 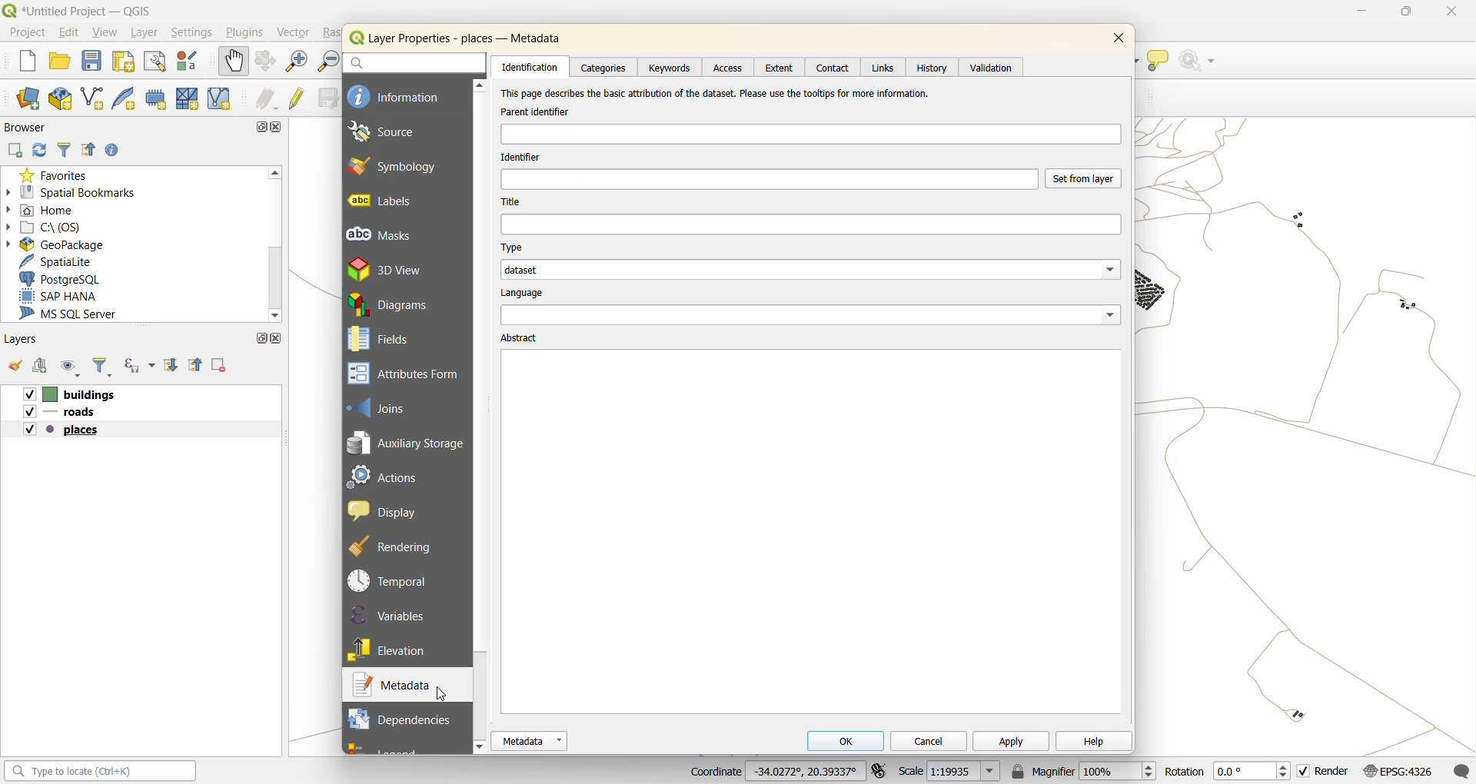 What do you see at coordinates (258, 337) in the screenshot?
I see `maximize` at bounding box center [258, 337].